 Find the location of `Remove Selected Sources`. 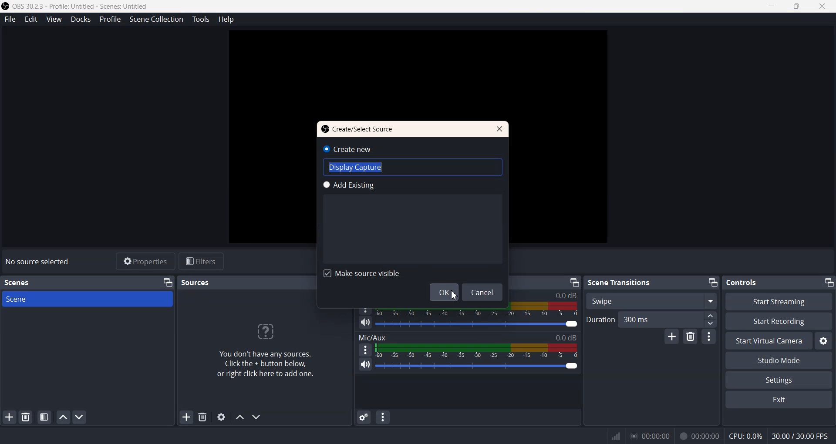

Remove Selected Sources is located at coordinates (203, 417).